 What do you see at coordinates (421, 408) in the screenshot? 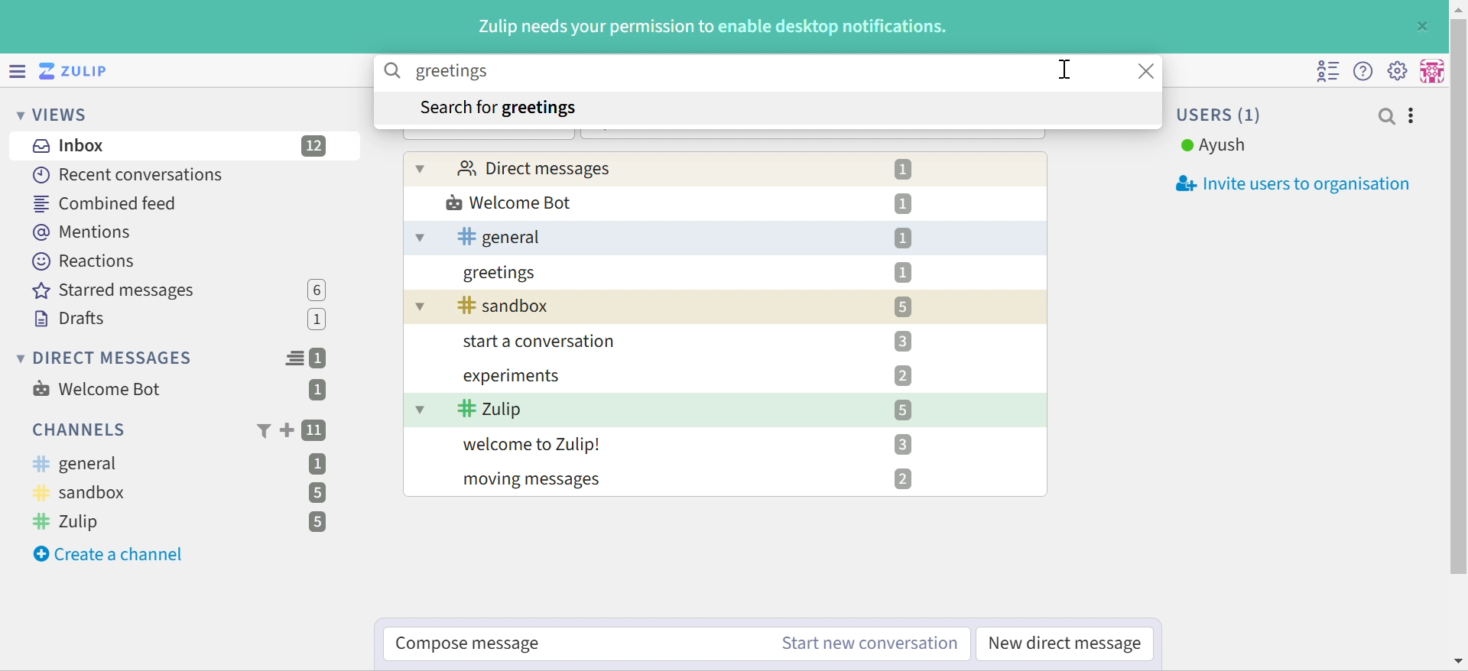
I see `Drop down` at bounding box center [421, 408].